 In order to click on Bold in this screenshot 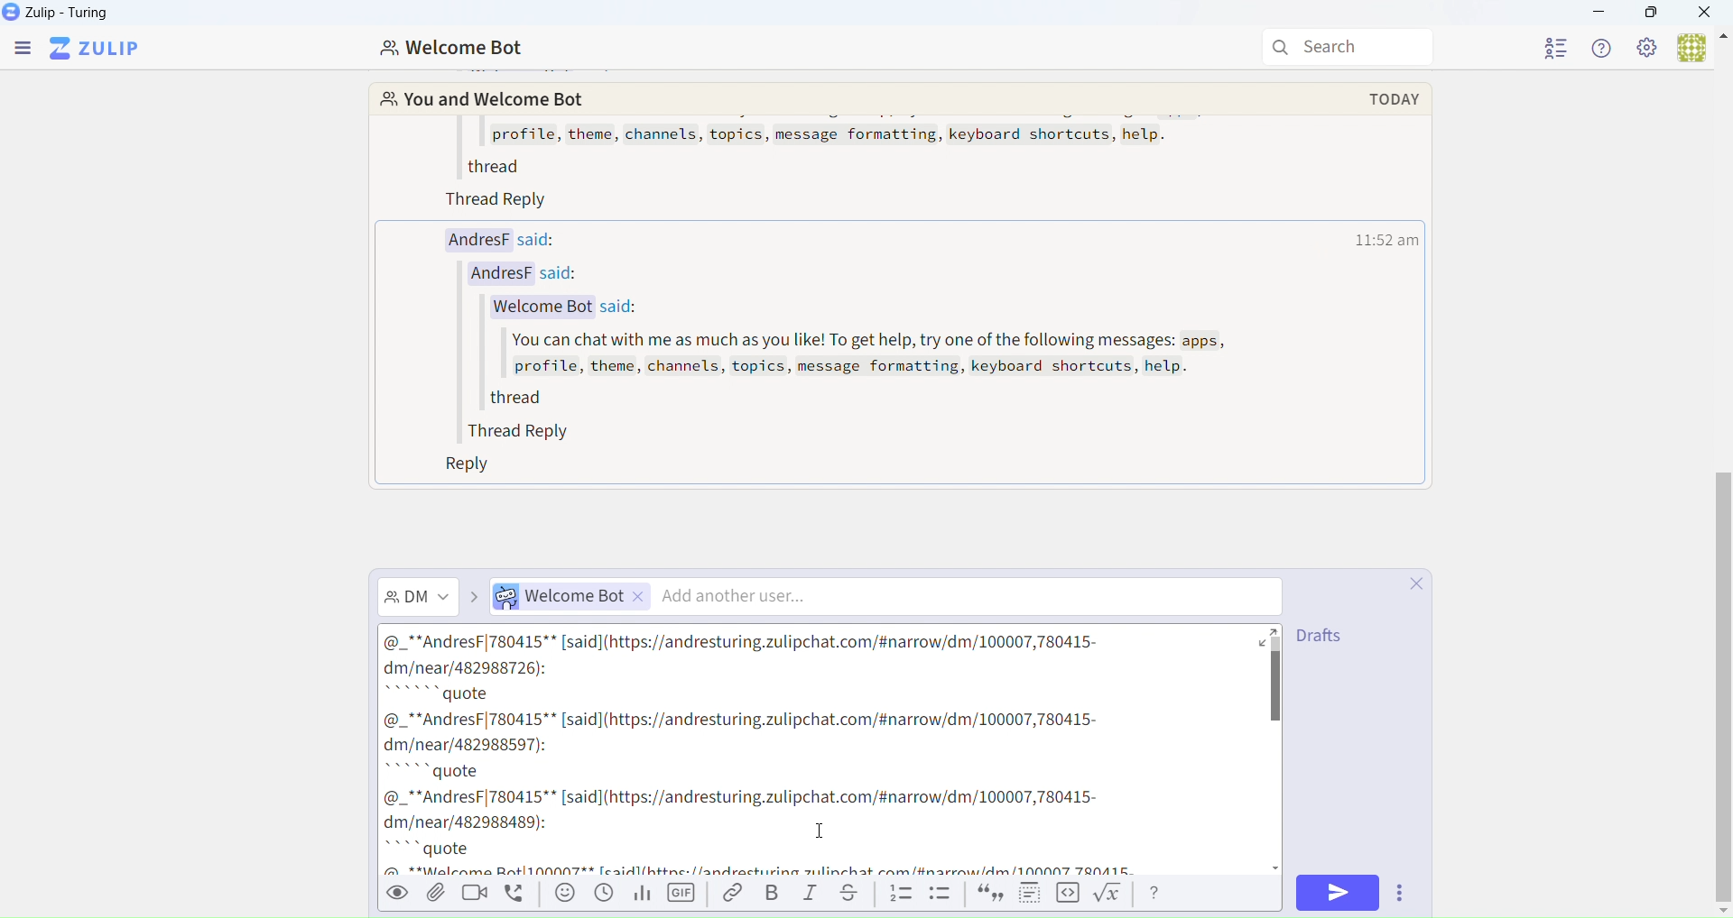, I will do `click(774, 893)`.